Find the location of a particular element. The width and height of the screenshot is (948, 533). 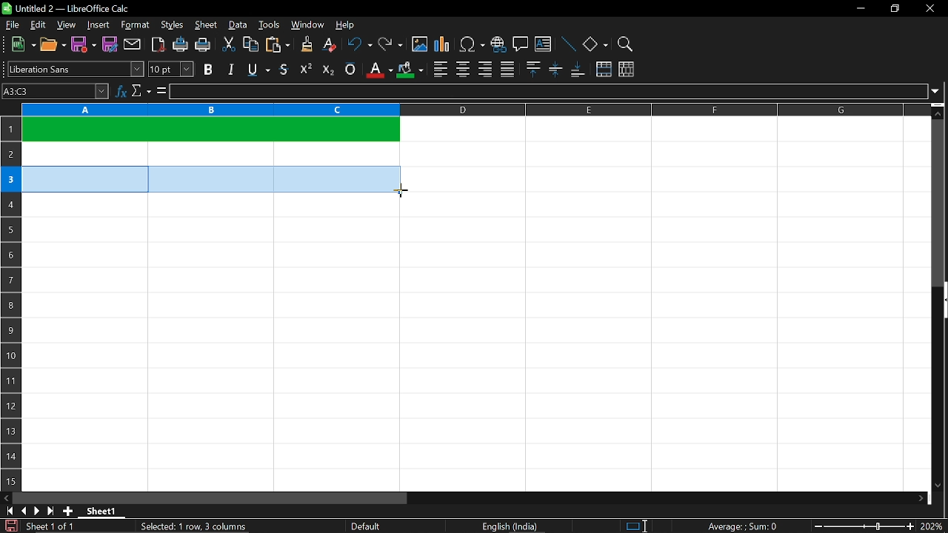

print directly is located at coordinates (179, 45).